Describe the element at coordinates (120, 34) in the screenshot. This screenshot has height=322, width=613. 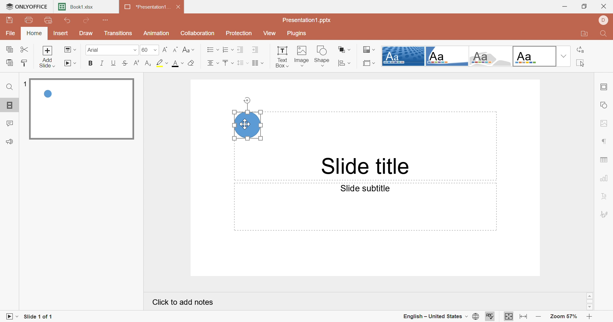
I see `Transitions` at that location.